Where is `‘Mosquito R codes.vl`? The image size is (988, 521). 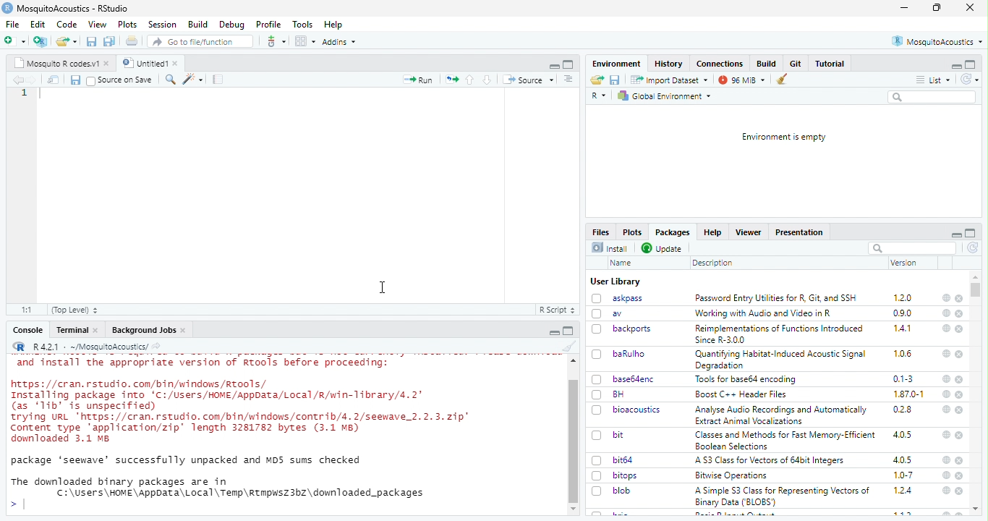
‘Mosquito R codes.vl is located at coordinates (56, 63).